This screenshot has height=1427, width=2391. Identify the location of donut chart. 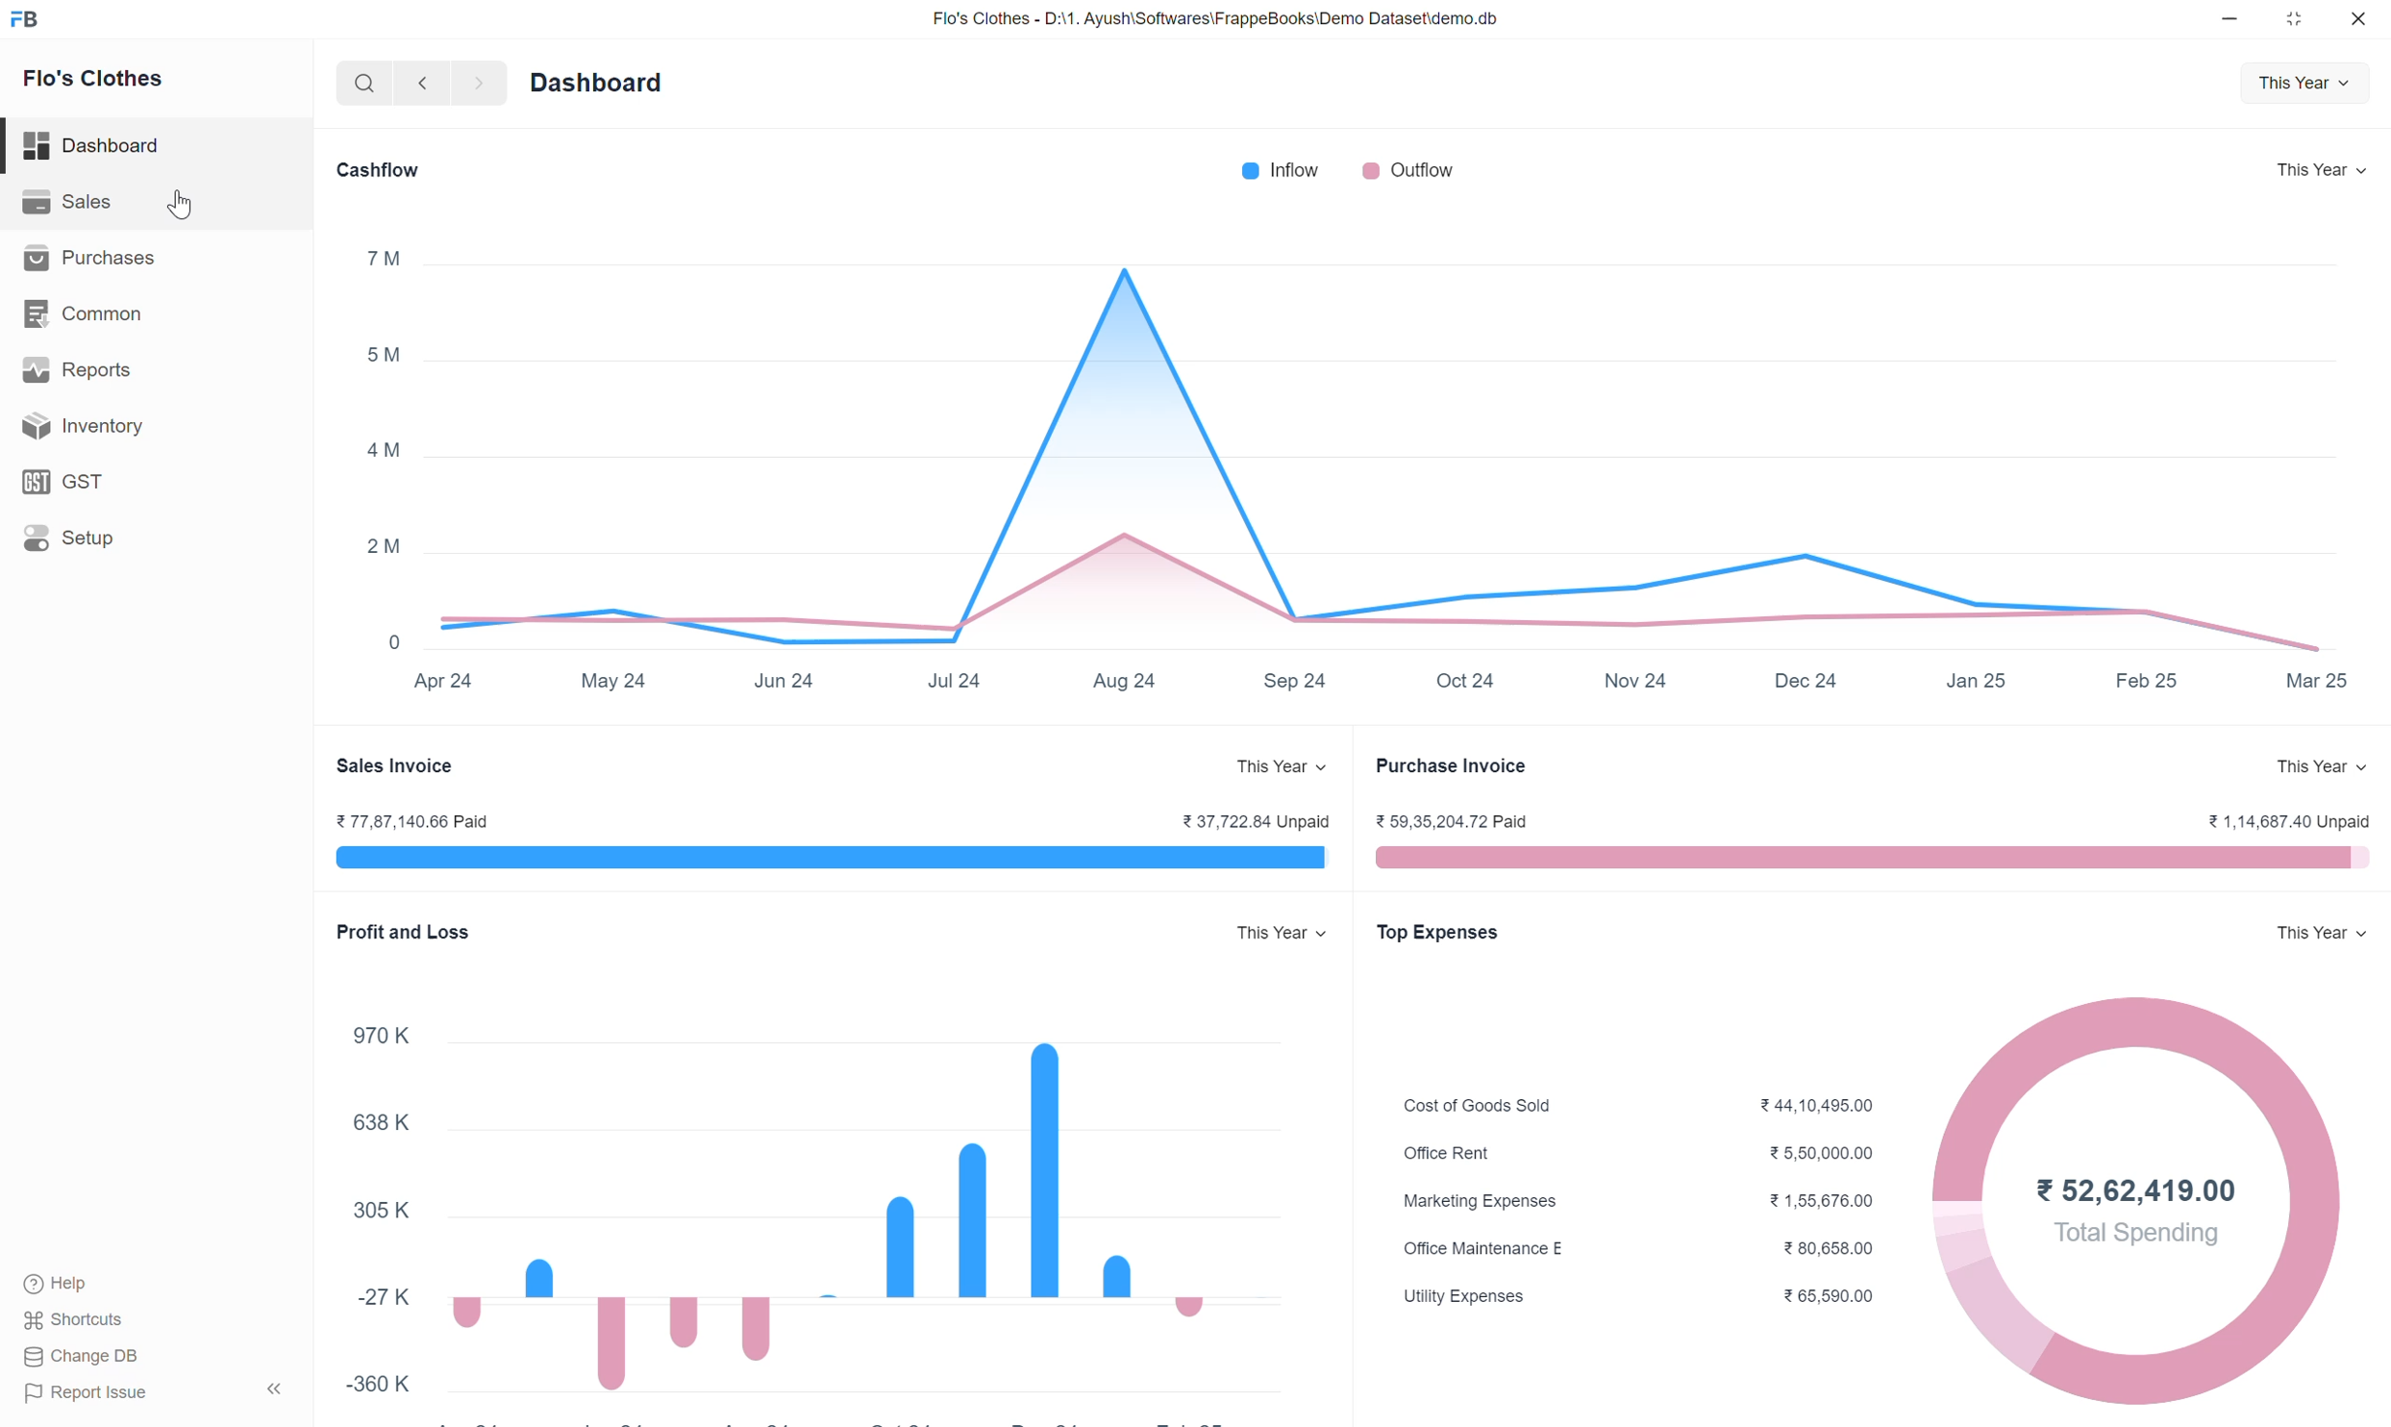
(2131, 1339).